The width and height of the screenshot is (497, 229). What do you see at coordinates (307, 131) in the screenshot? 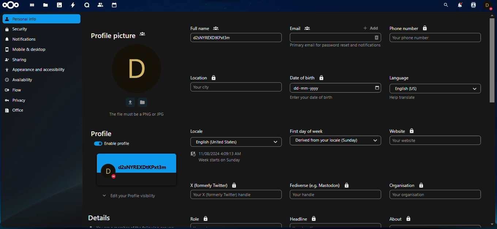
I see `First day of week` at bounding box center [307, 131].